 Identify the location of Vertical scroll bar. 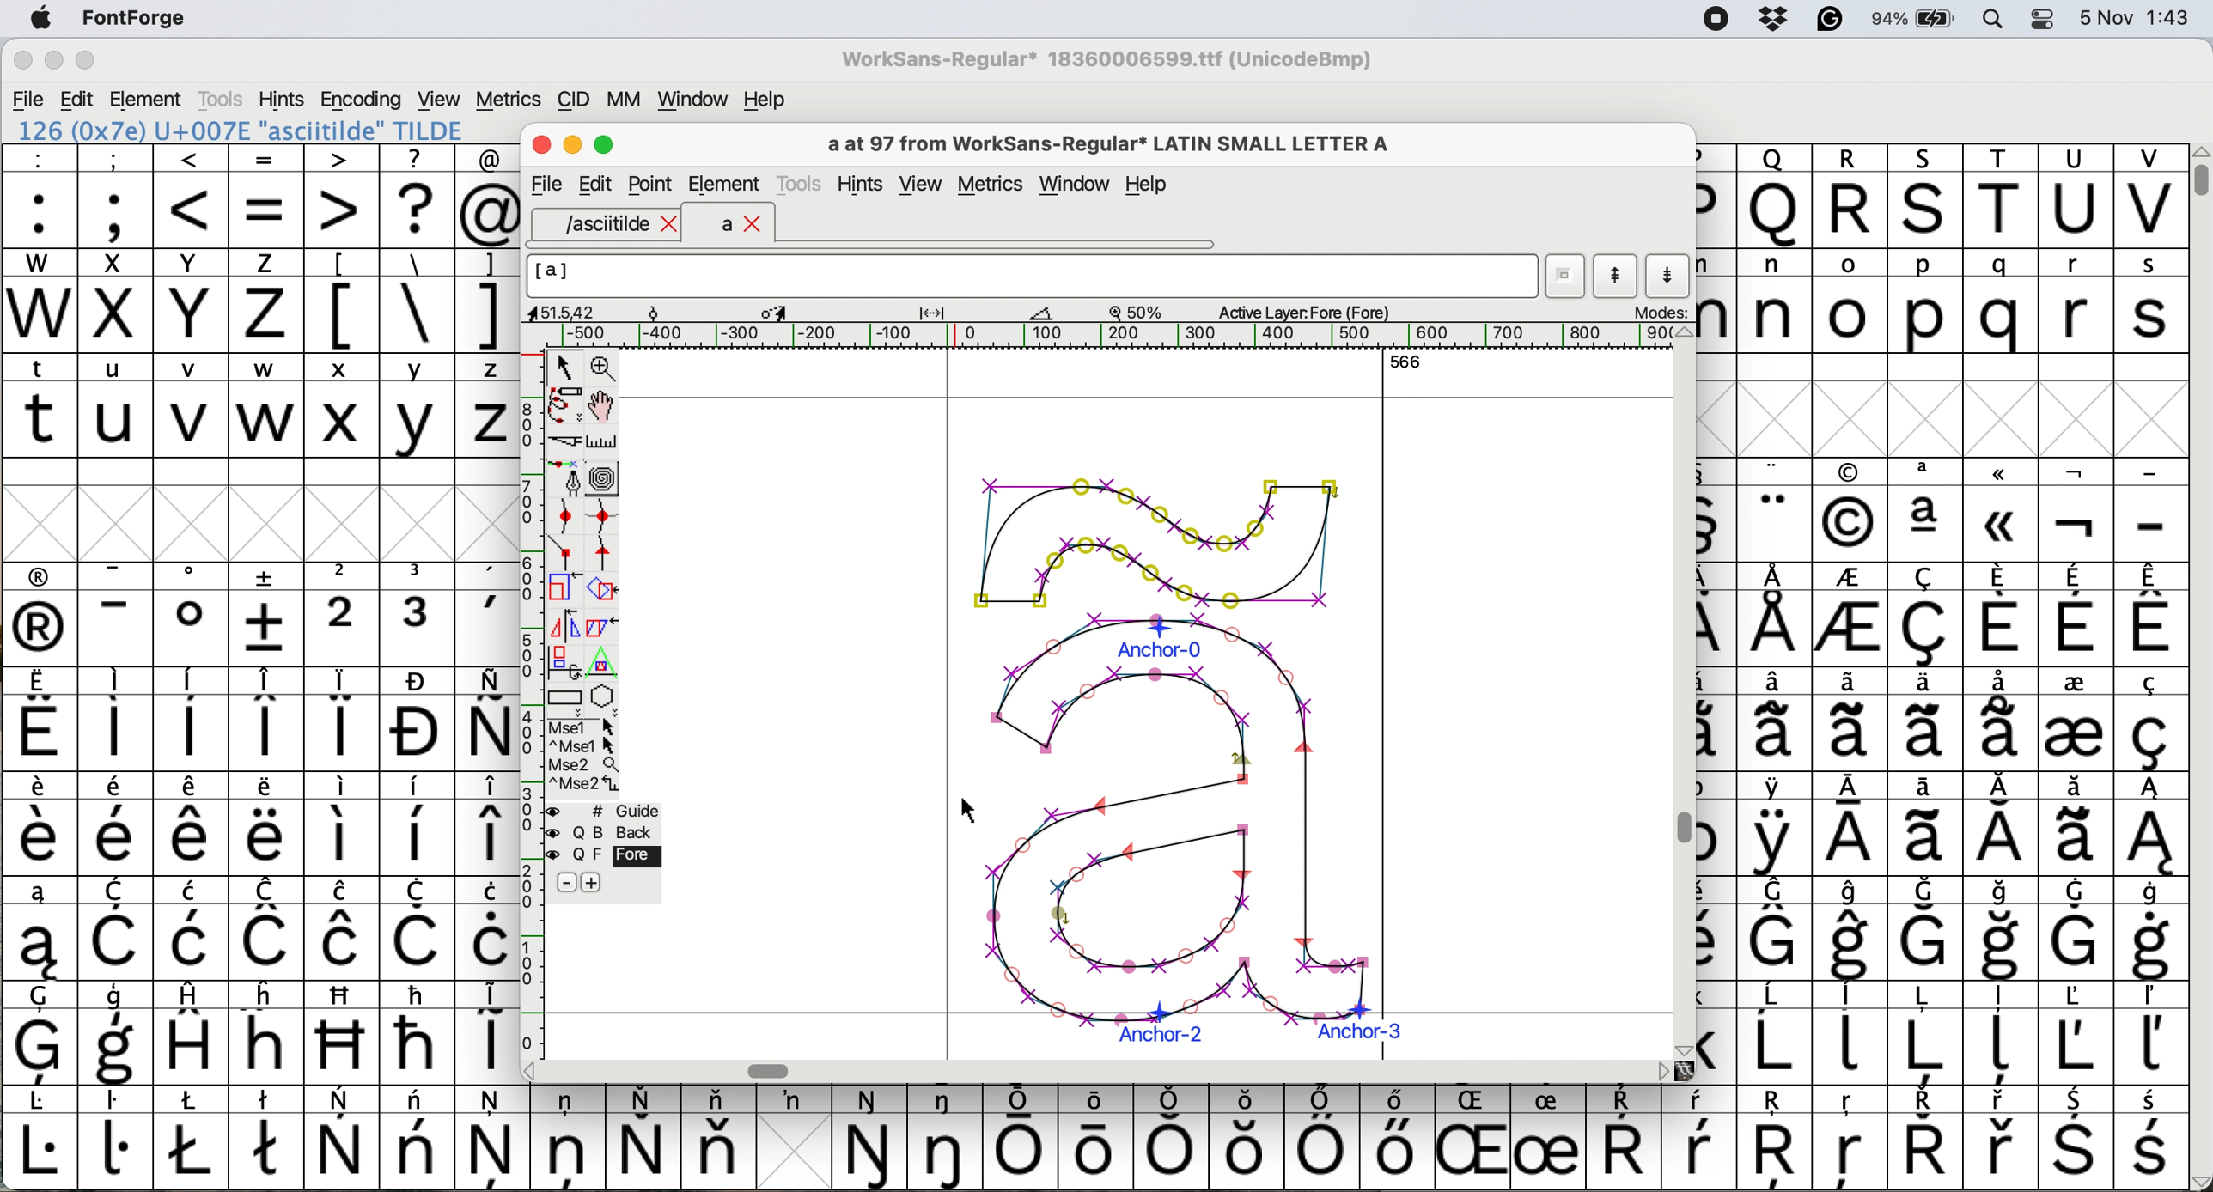
(1679, 830).